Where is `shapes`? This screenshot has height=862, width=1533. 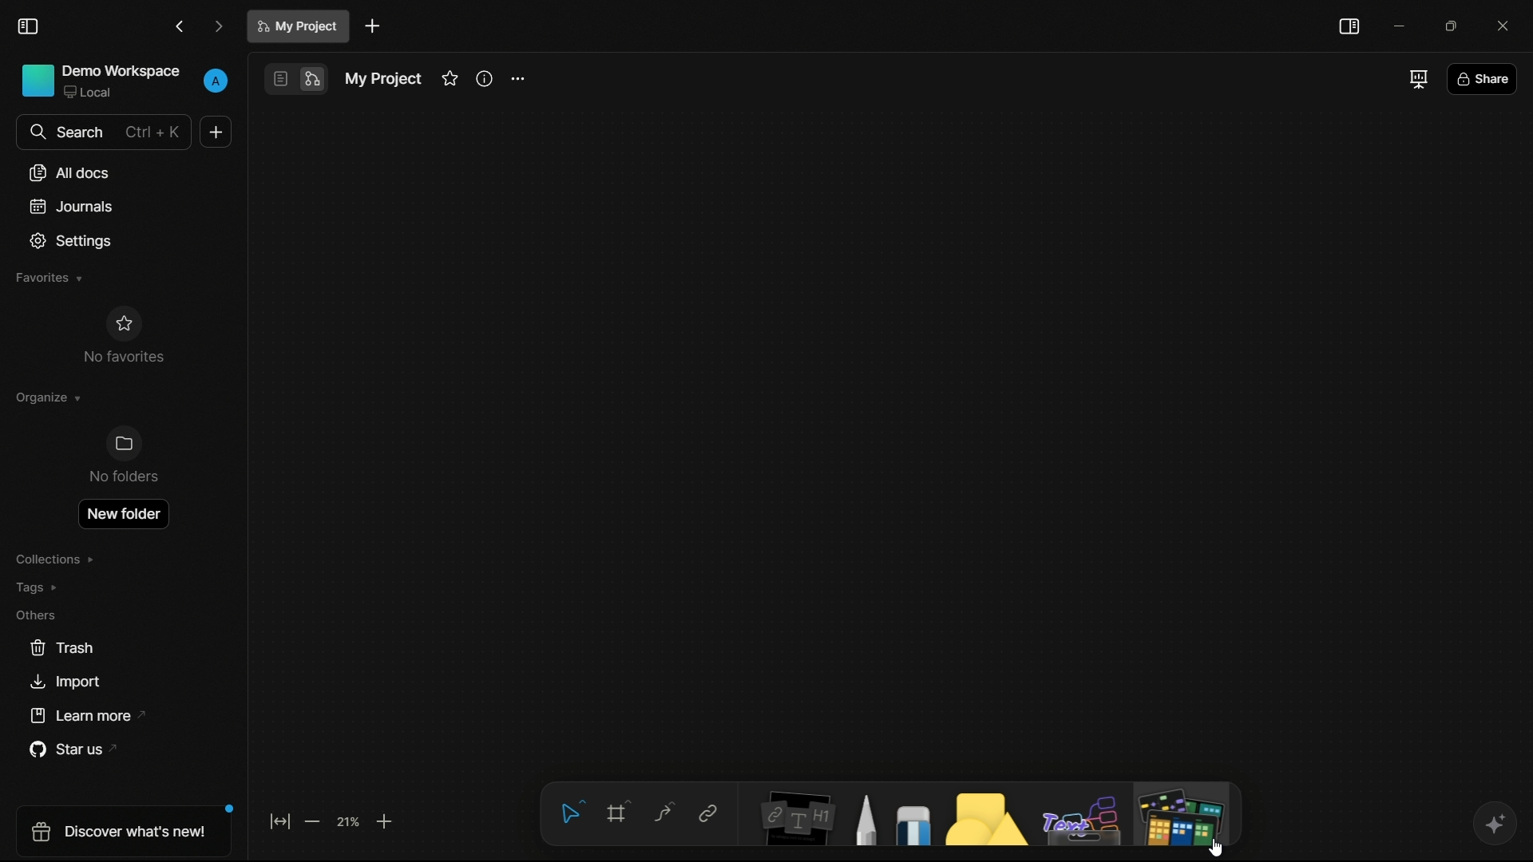 shapes is located at coordinates (988, 821).